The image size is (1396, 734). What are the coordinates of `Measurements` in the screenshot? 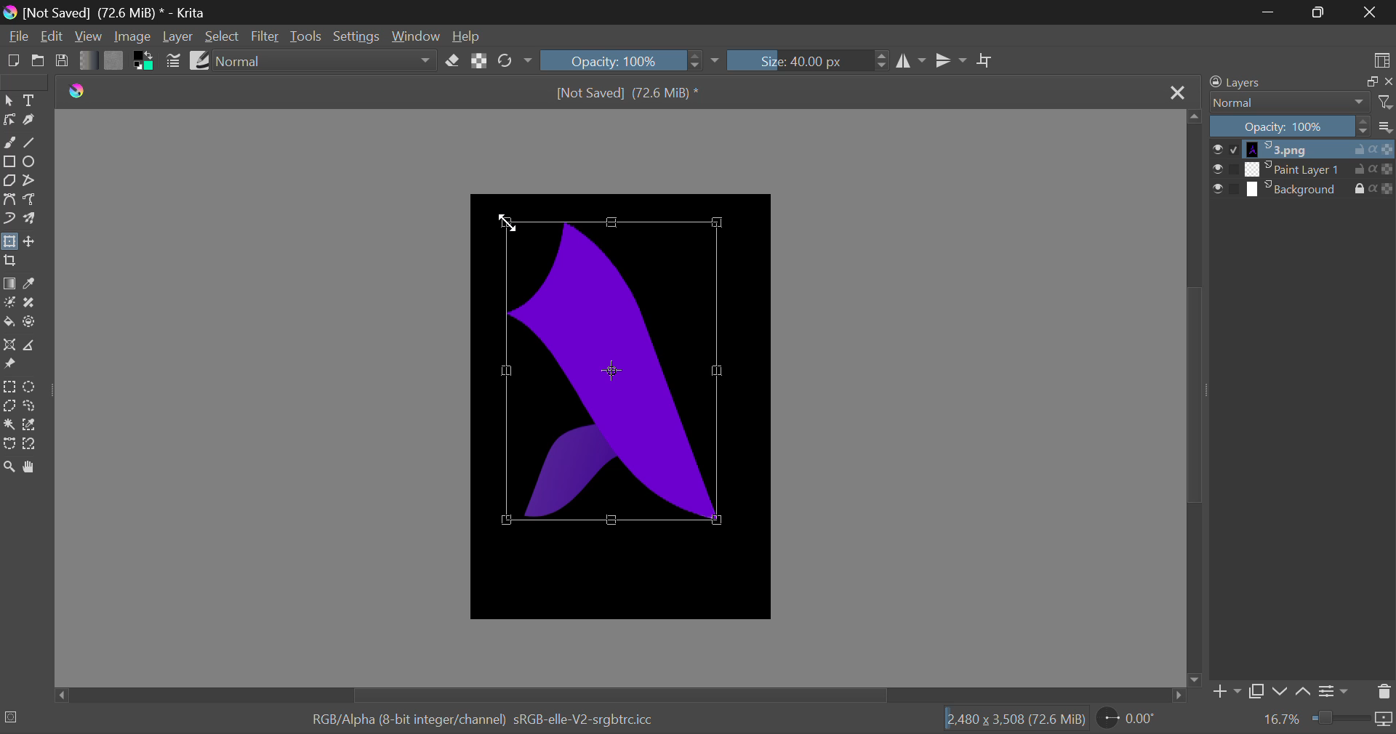 It's located at (34, 345).